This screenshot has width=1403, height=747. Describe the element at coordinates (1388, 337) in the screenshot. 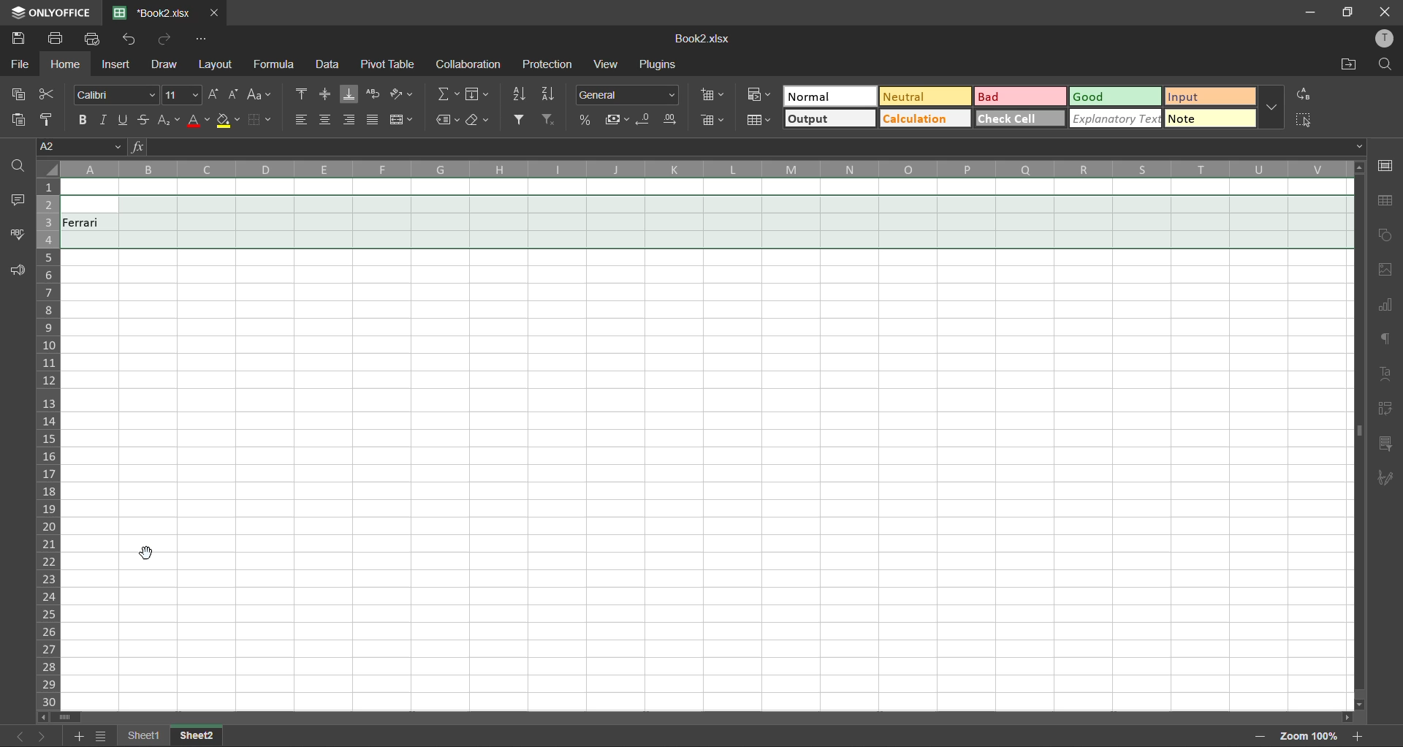

I see `paragraph` at that location.